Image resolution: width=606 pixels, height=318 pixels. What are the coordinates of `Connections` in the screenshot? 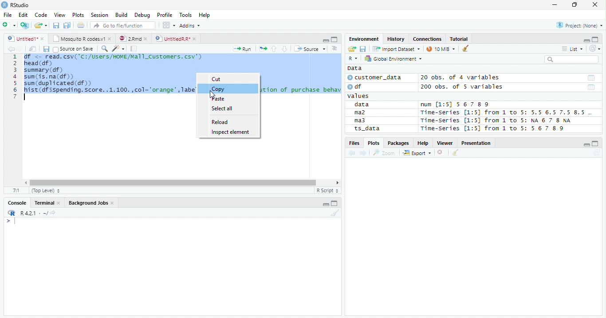 It's located at (427, 39).